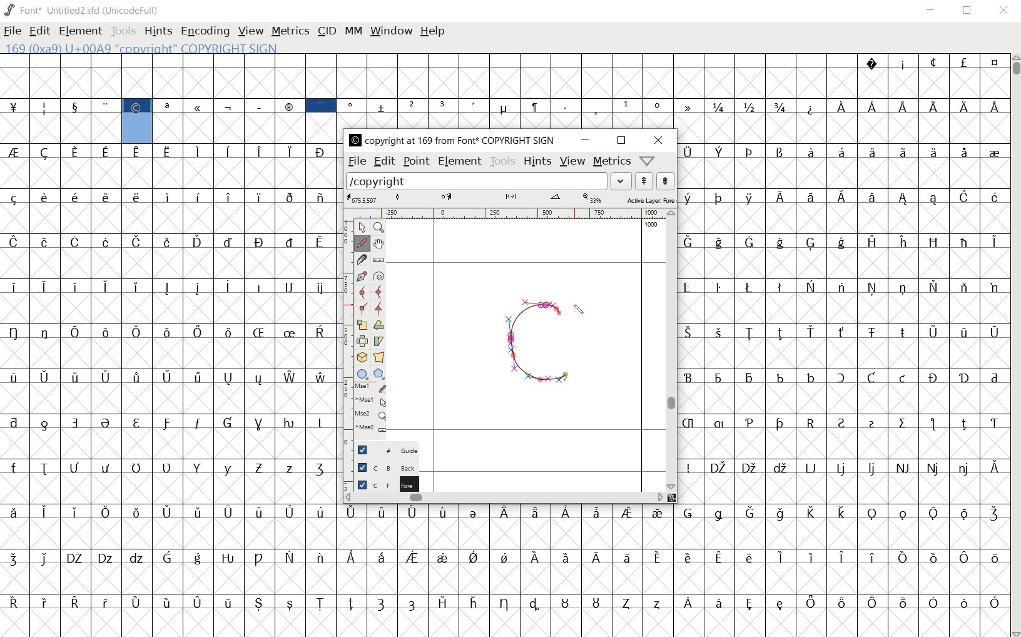 This screenshot has width=1021, height=637. Describe the element at coordinates (536, 349) in the screenshot. I see `designing copyright glyph` at that location.